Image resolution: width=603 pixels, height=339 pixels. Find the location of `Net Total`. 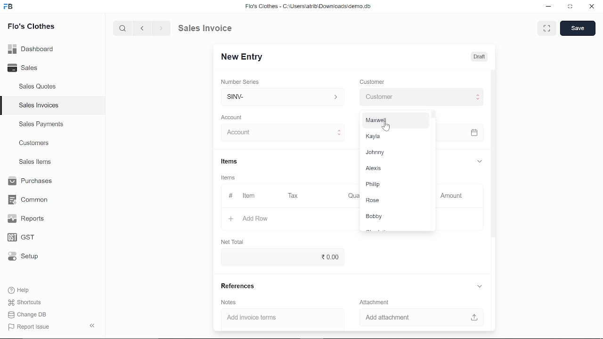

Net Total is located at coordinates (234, 241).